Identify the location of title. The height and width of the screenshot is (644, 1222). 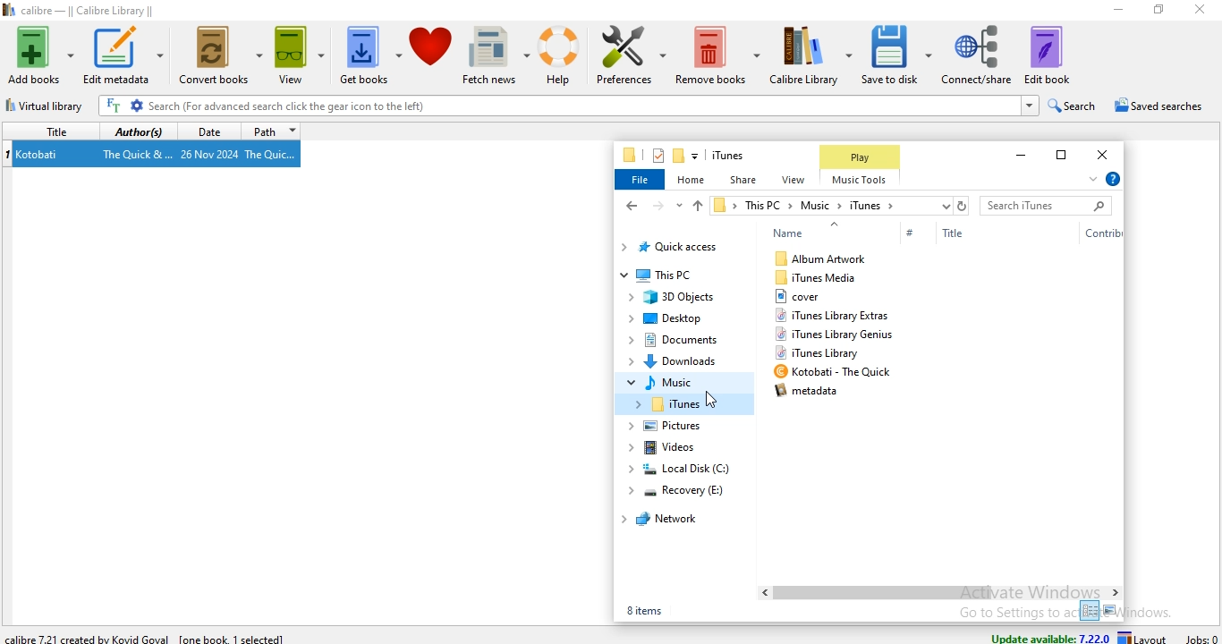
(49, 131).